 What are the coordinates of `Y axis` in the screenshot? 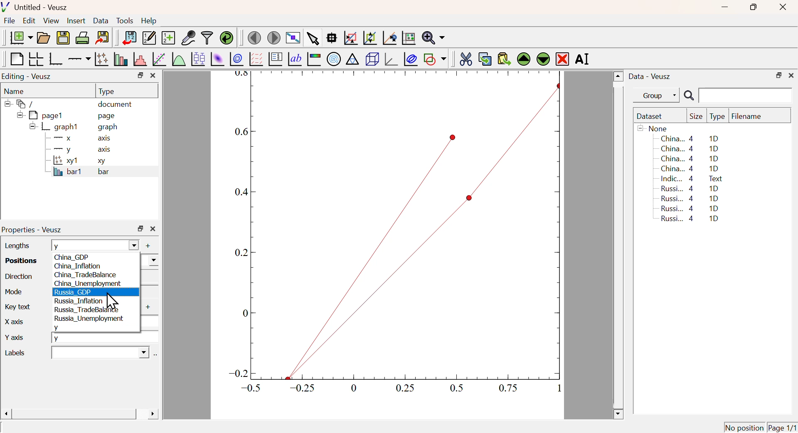 It's located at (18, 338).